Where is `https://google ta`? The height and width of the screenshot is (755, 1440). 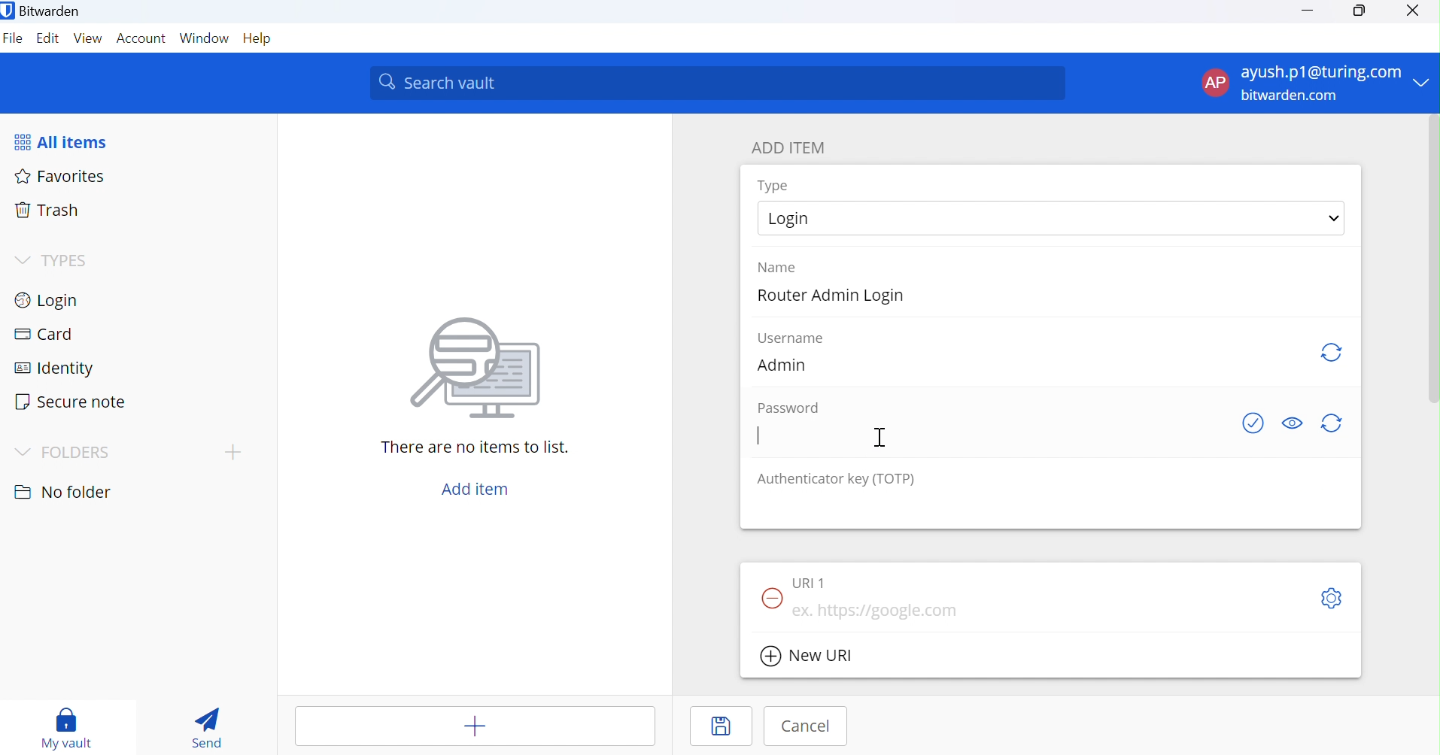
https://google ta is located at coordinates (879, 611).